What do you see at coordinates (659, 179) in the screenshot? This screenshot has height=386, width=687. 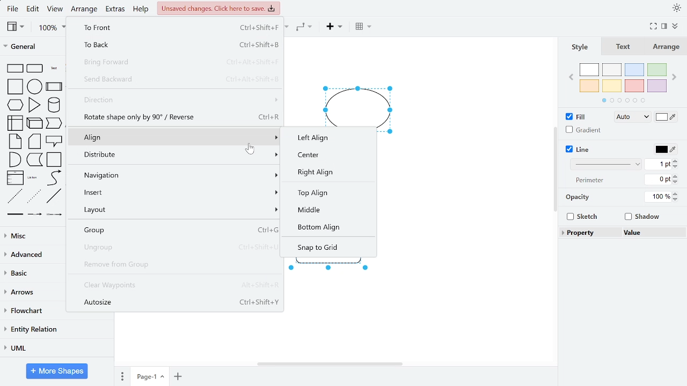 I see `0 pt` at bounding box center [659, 179].